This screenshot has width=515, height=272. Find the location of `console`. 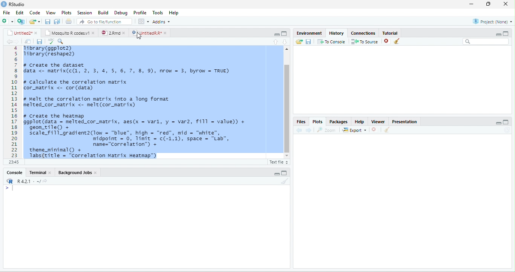

console is located at coordinates (12, 173).